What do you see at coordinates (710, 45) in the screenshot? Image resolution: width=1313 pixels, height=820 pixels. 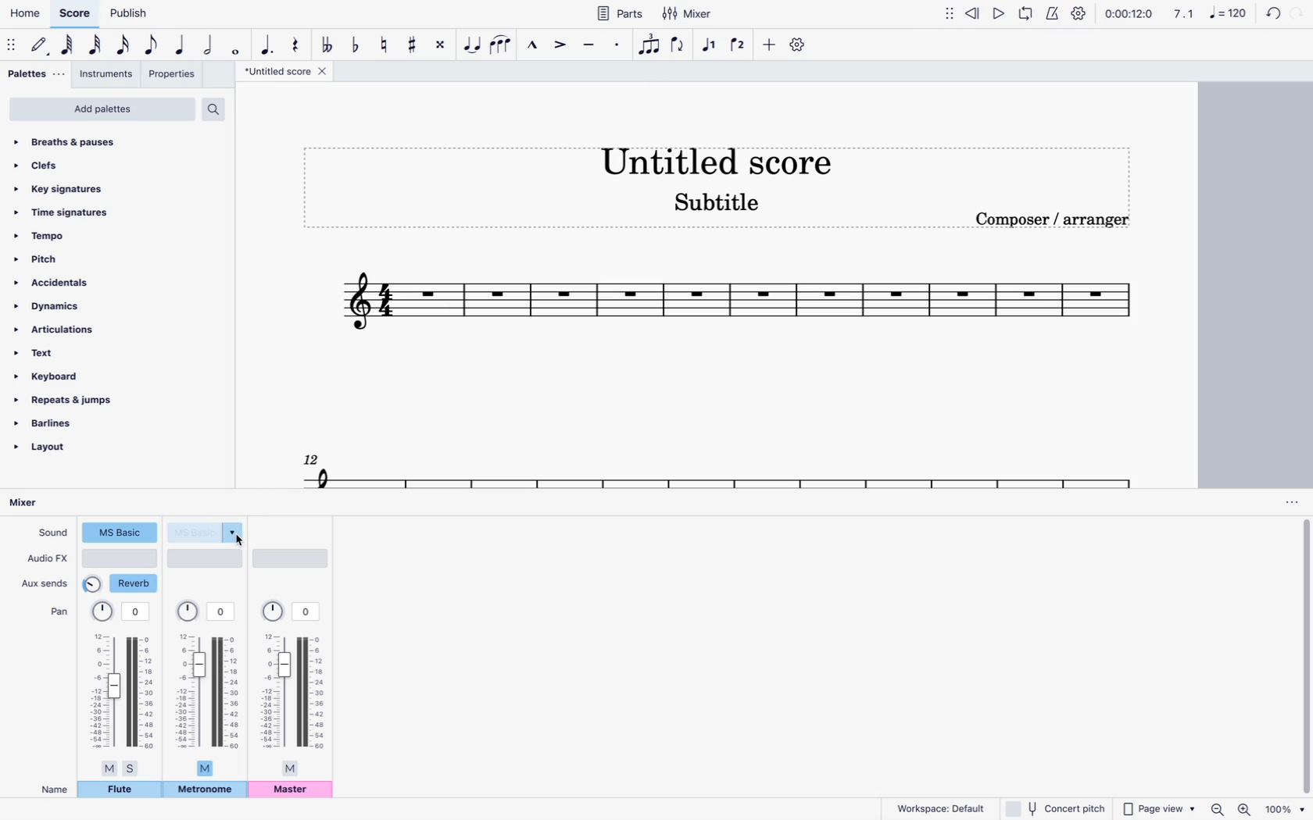 I see `voice 1` at bounding box center [710, 45].